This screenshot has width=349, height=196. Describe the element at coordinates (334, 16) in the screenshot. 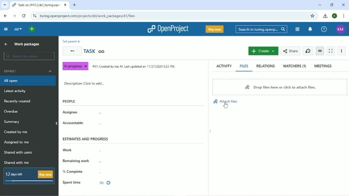

I see `K` at that location.